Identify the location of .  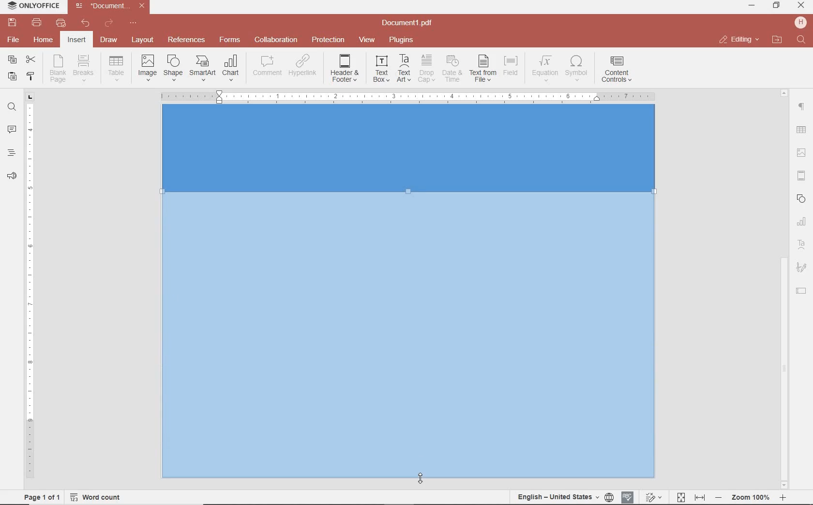
(407, 95).